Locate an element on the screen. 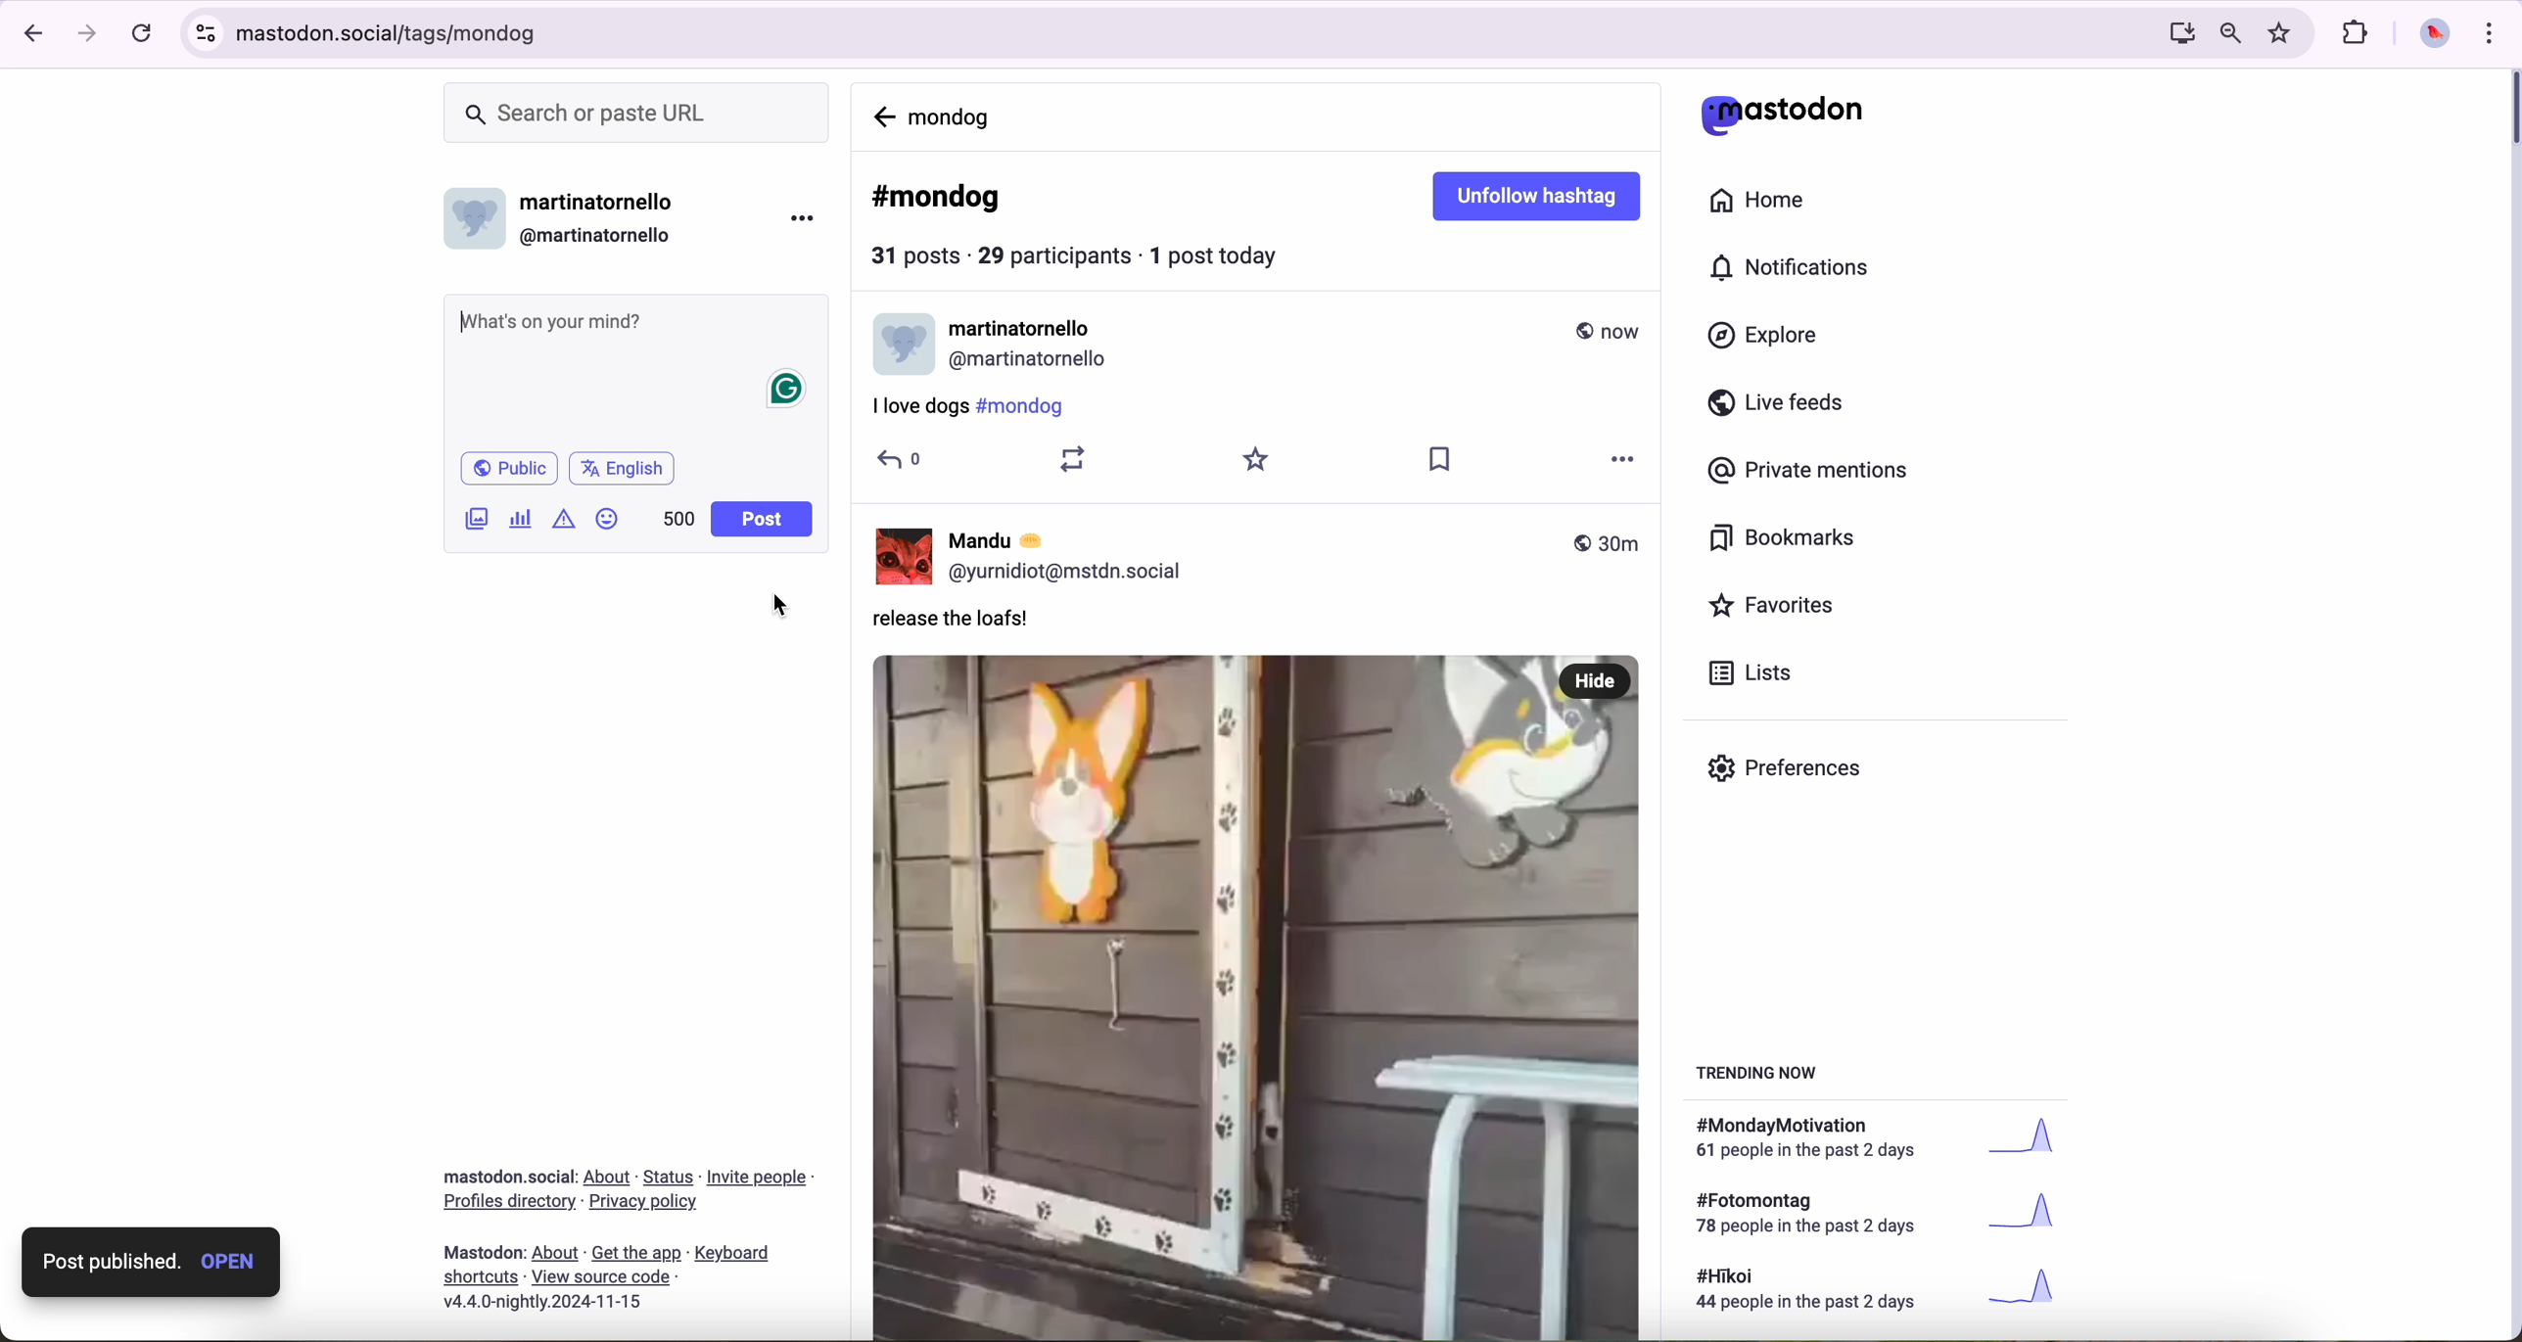 This screenshot has height=1342, width=2522. search bar is located at coordinates (641, 113).